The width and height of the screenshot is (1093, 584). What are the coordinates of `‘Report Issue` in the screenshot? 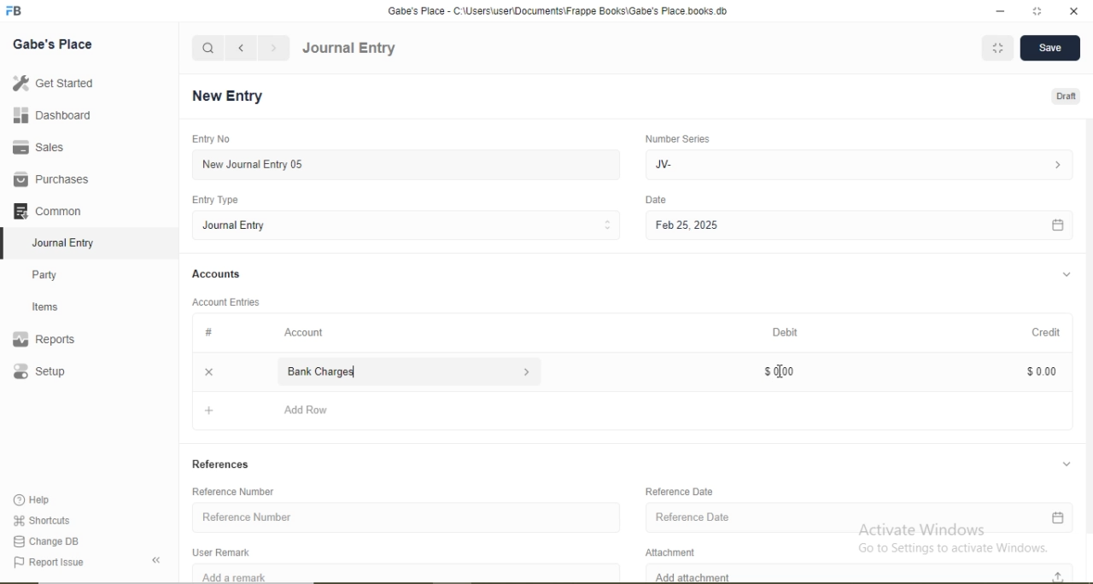 It's located at (67, 563).